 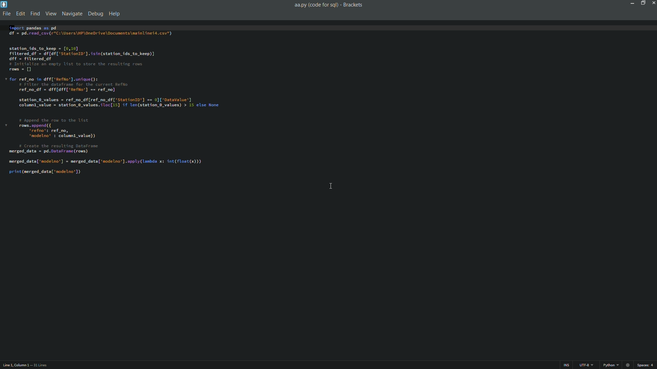 What do you see at coordinates (115, 14) in the screenshot?
I see `help menu` at bounding box center [115, 14].